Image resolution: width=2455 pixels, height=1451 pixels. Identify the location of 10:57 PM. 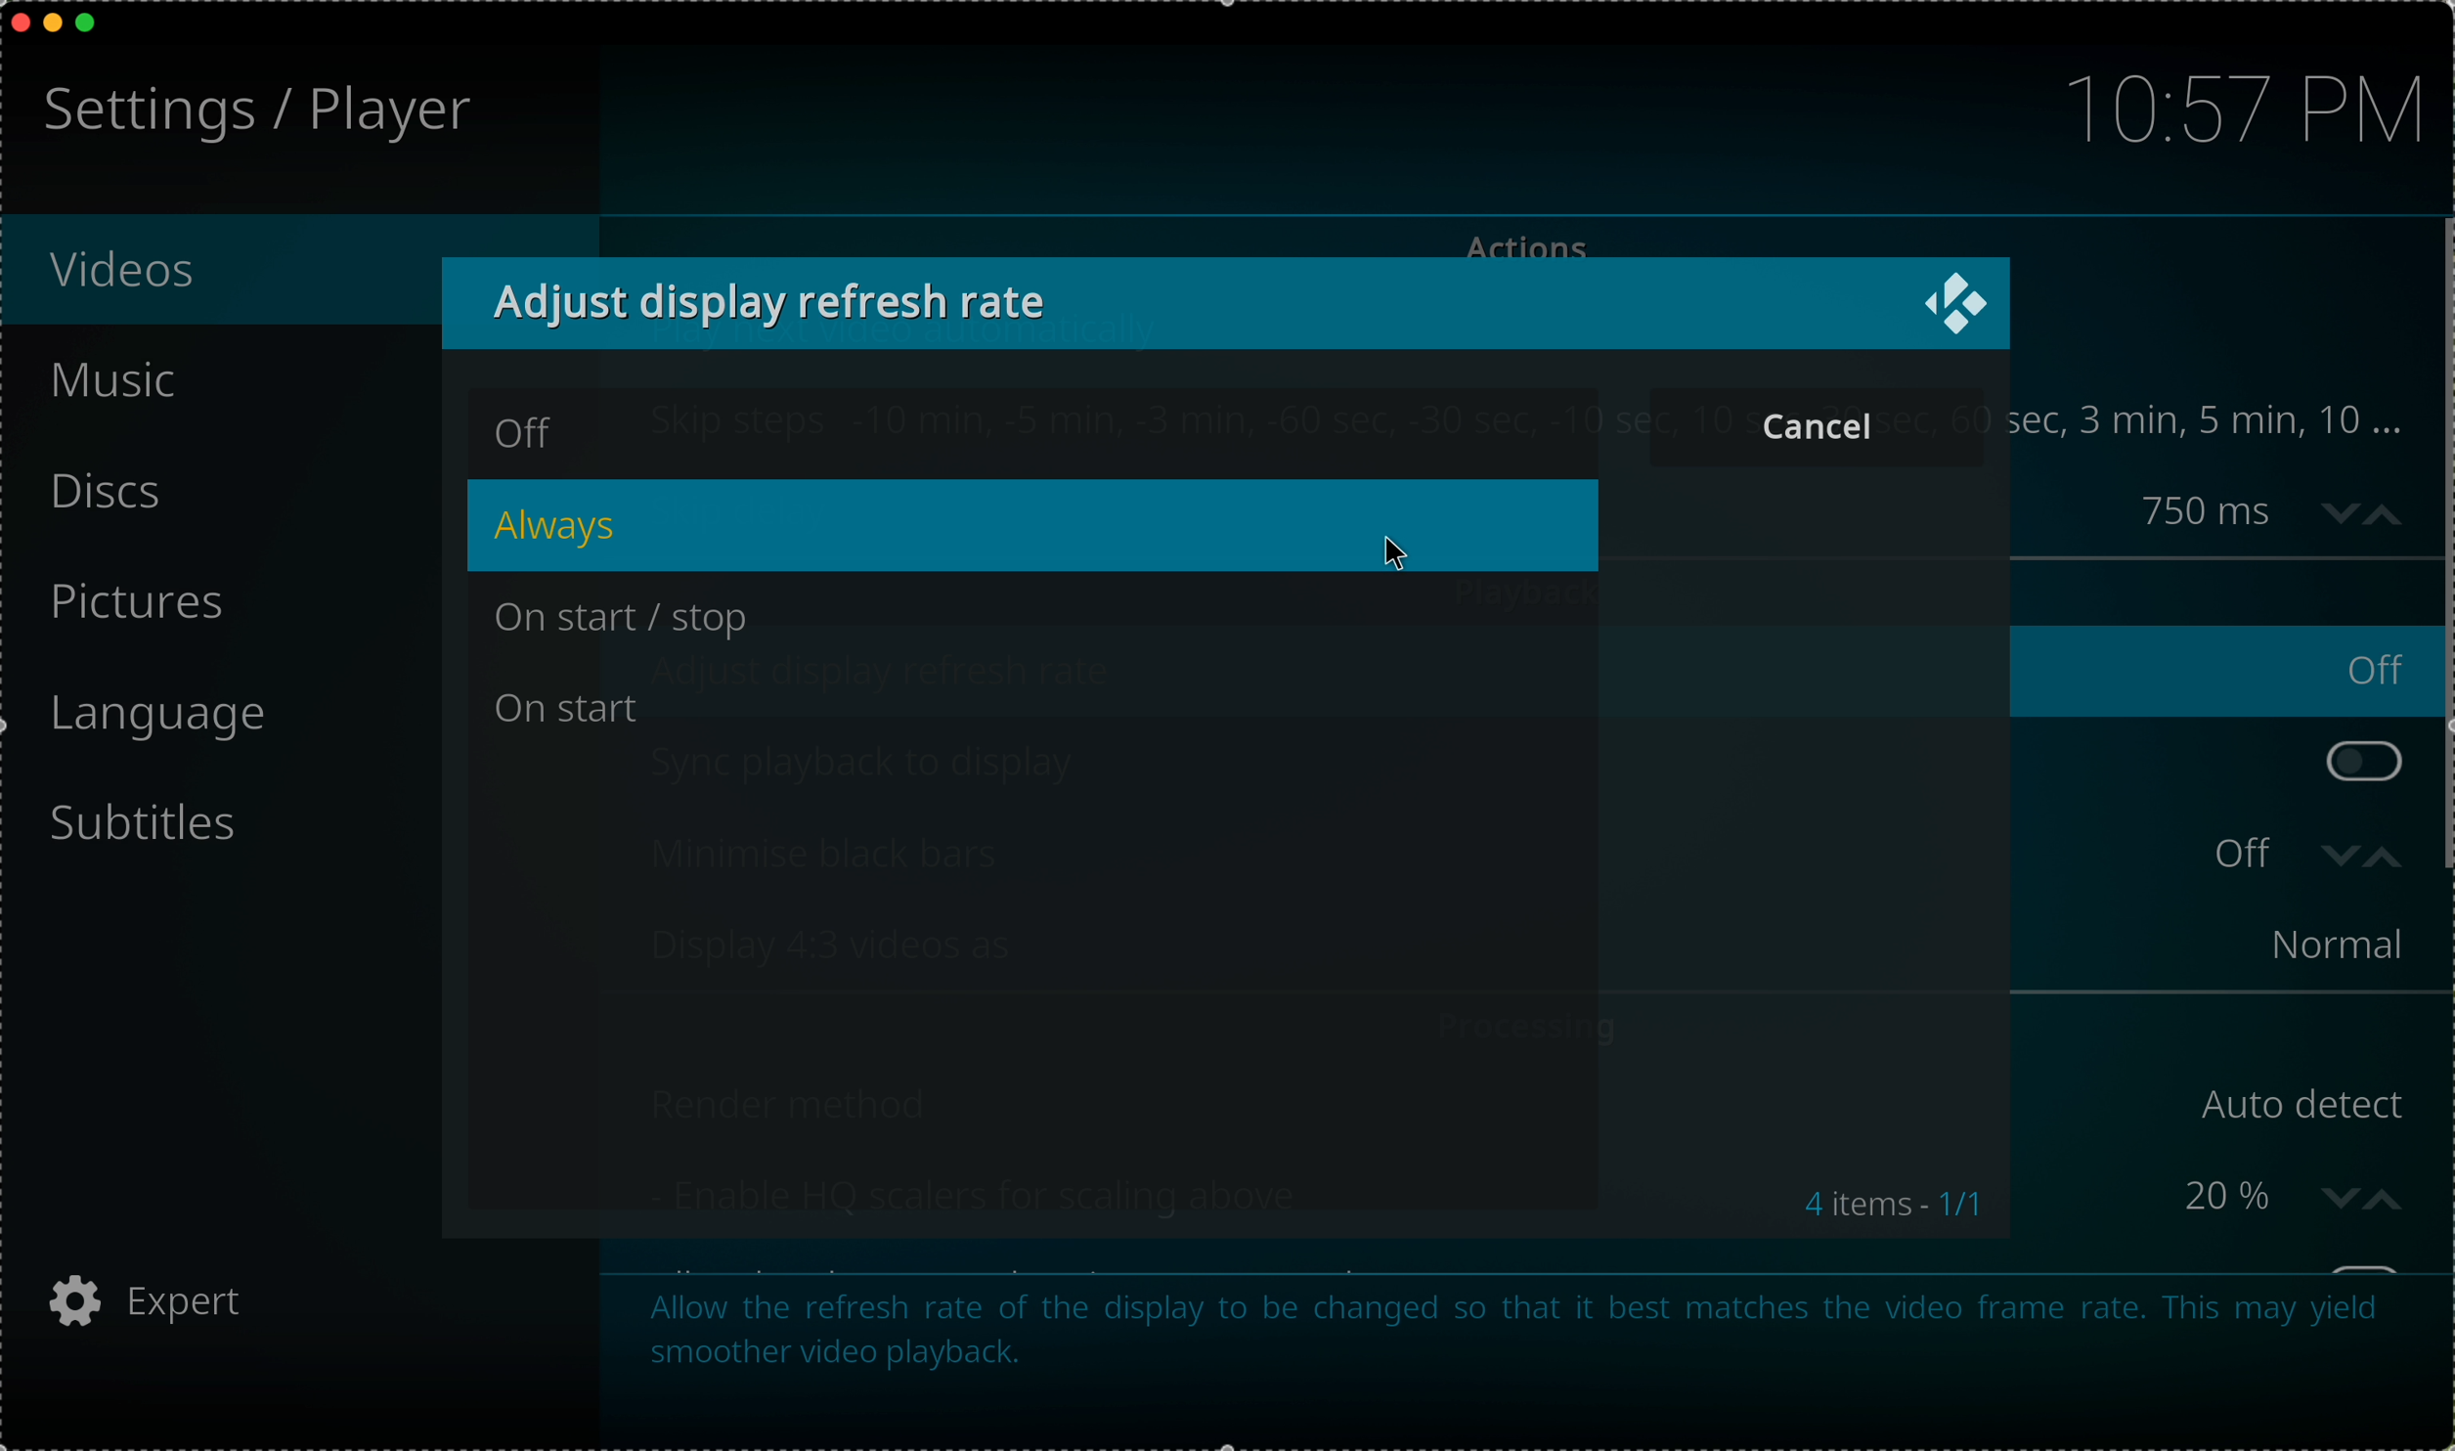
(2219, 111).